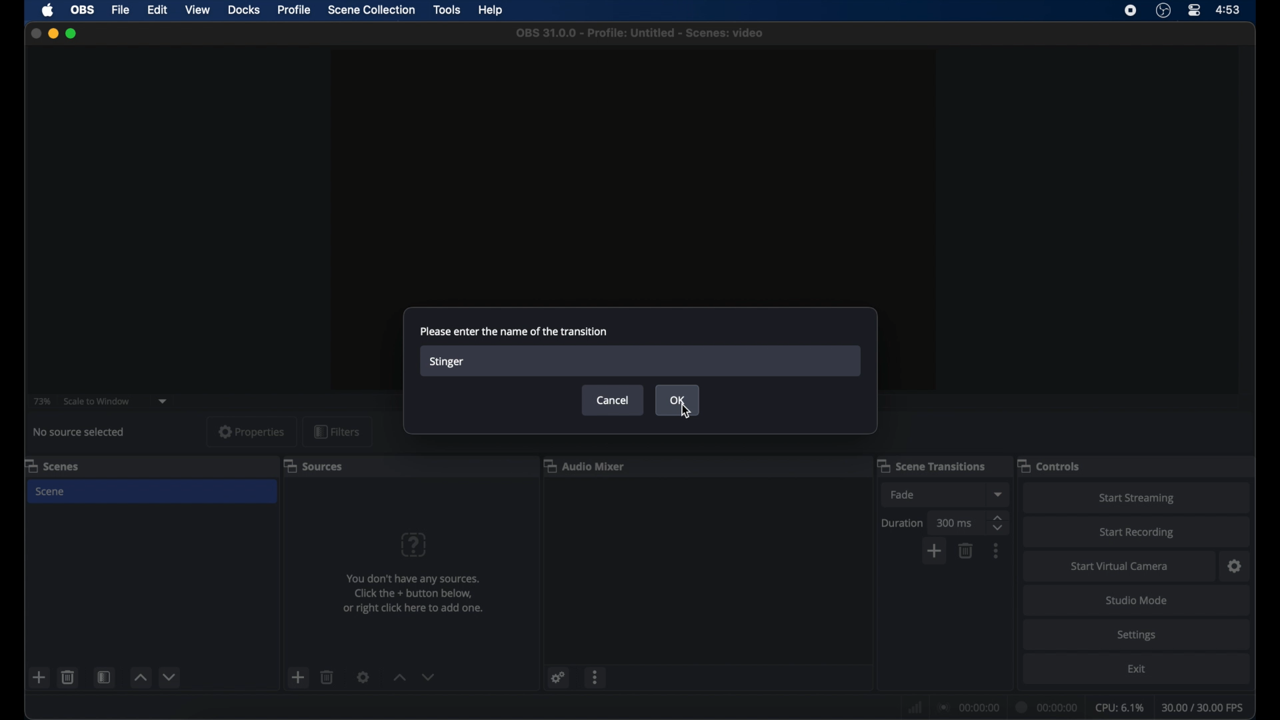  I want to click on screen recorder icon, so click(1131, 11).